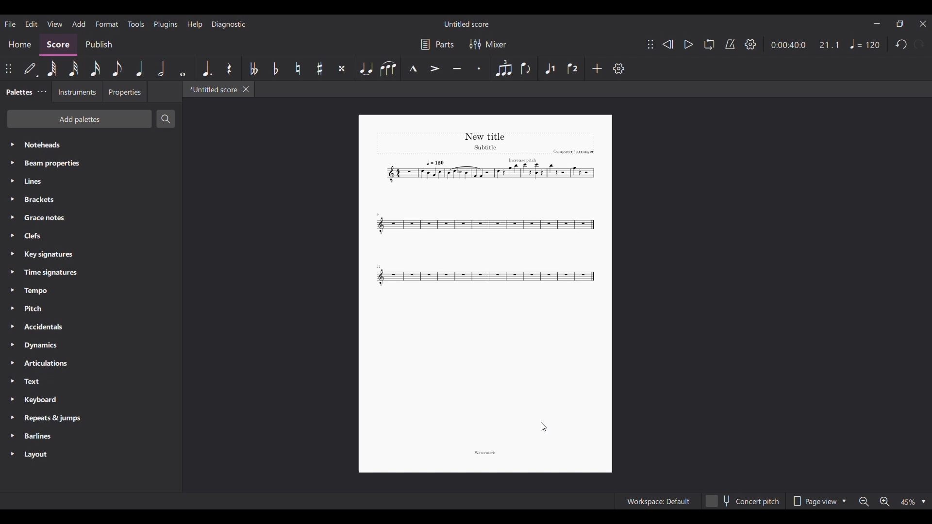 This screenshot has height=524, width=932. I want to click on Zoom out, so click(864, 502).